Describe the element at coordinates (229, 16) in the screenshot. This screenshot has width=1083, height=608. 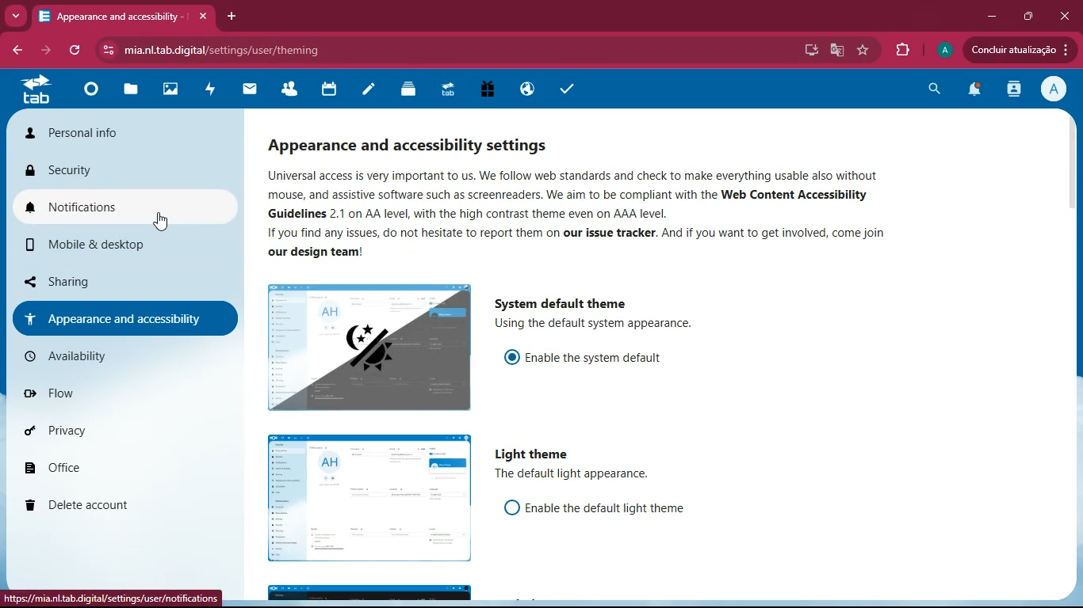
I see `add tab` at that location.